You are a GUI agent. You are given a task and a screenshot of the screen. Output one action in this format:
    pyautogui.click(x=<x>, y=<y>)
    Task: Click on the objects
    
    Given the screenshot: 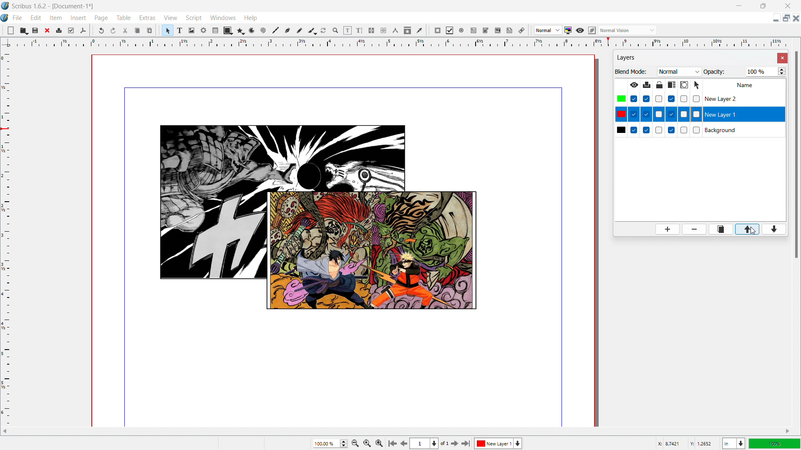 What is the action you would take?
    pyautogui.click(x=320, y=219)
    